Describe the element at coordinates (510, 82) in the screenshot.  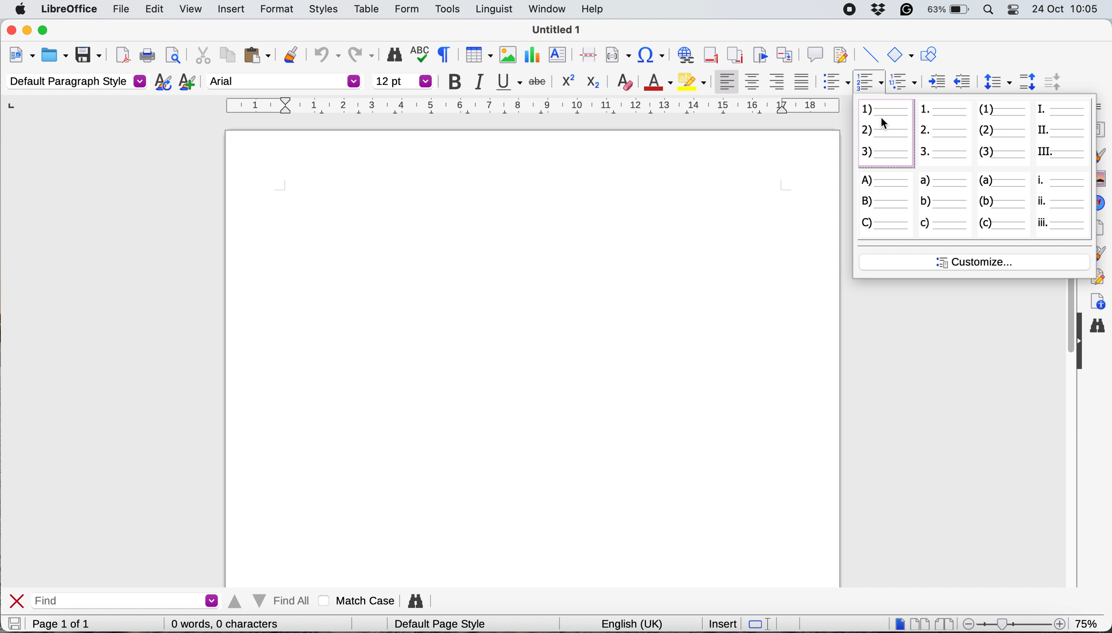
I see `underline` at that location.